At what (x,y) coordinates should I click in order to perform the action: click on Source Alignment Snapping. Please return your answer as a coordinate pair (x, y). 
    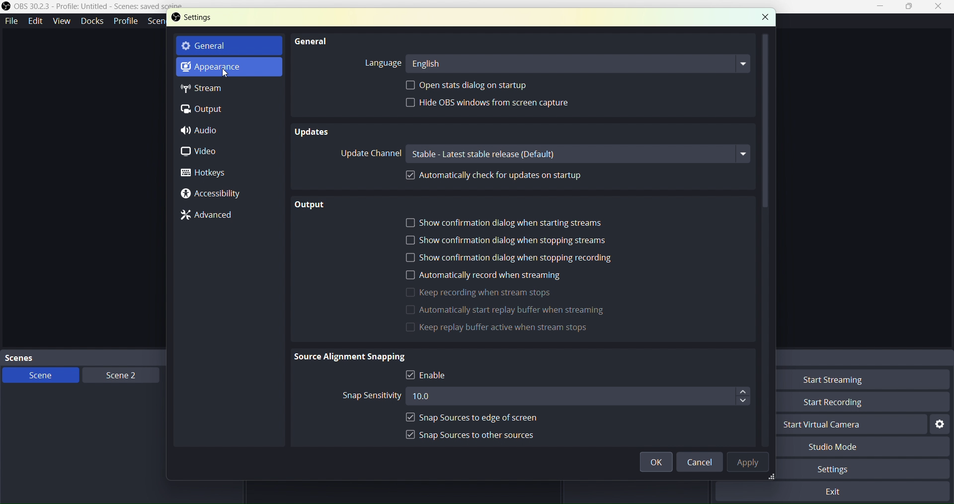
    Looking at the image, I should click on (356, 356).